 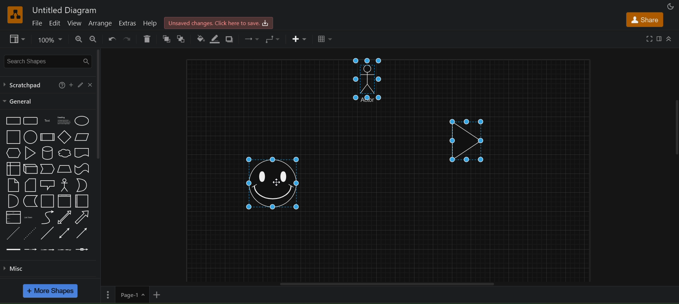 I want to click on misc, so click(x=15, y=268).